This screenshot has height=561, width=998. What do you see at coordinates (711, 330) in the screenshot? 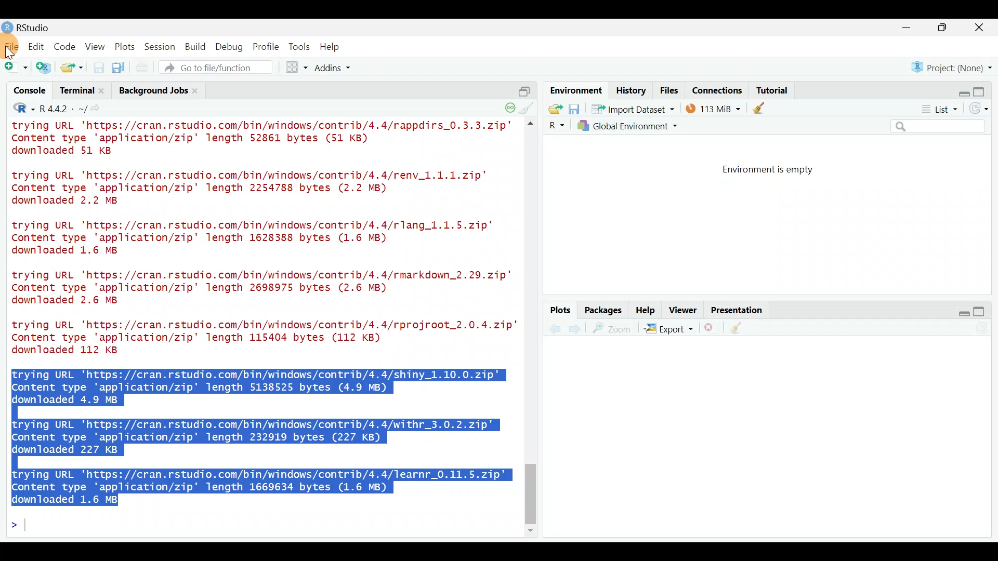
I see `remove the current plot` at bounding box center [711, 330].